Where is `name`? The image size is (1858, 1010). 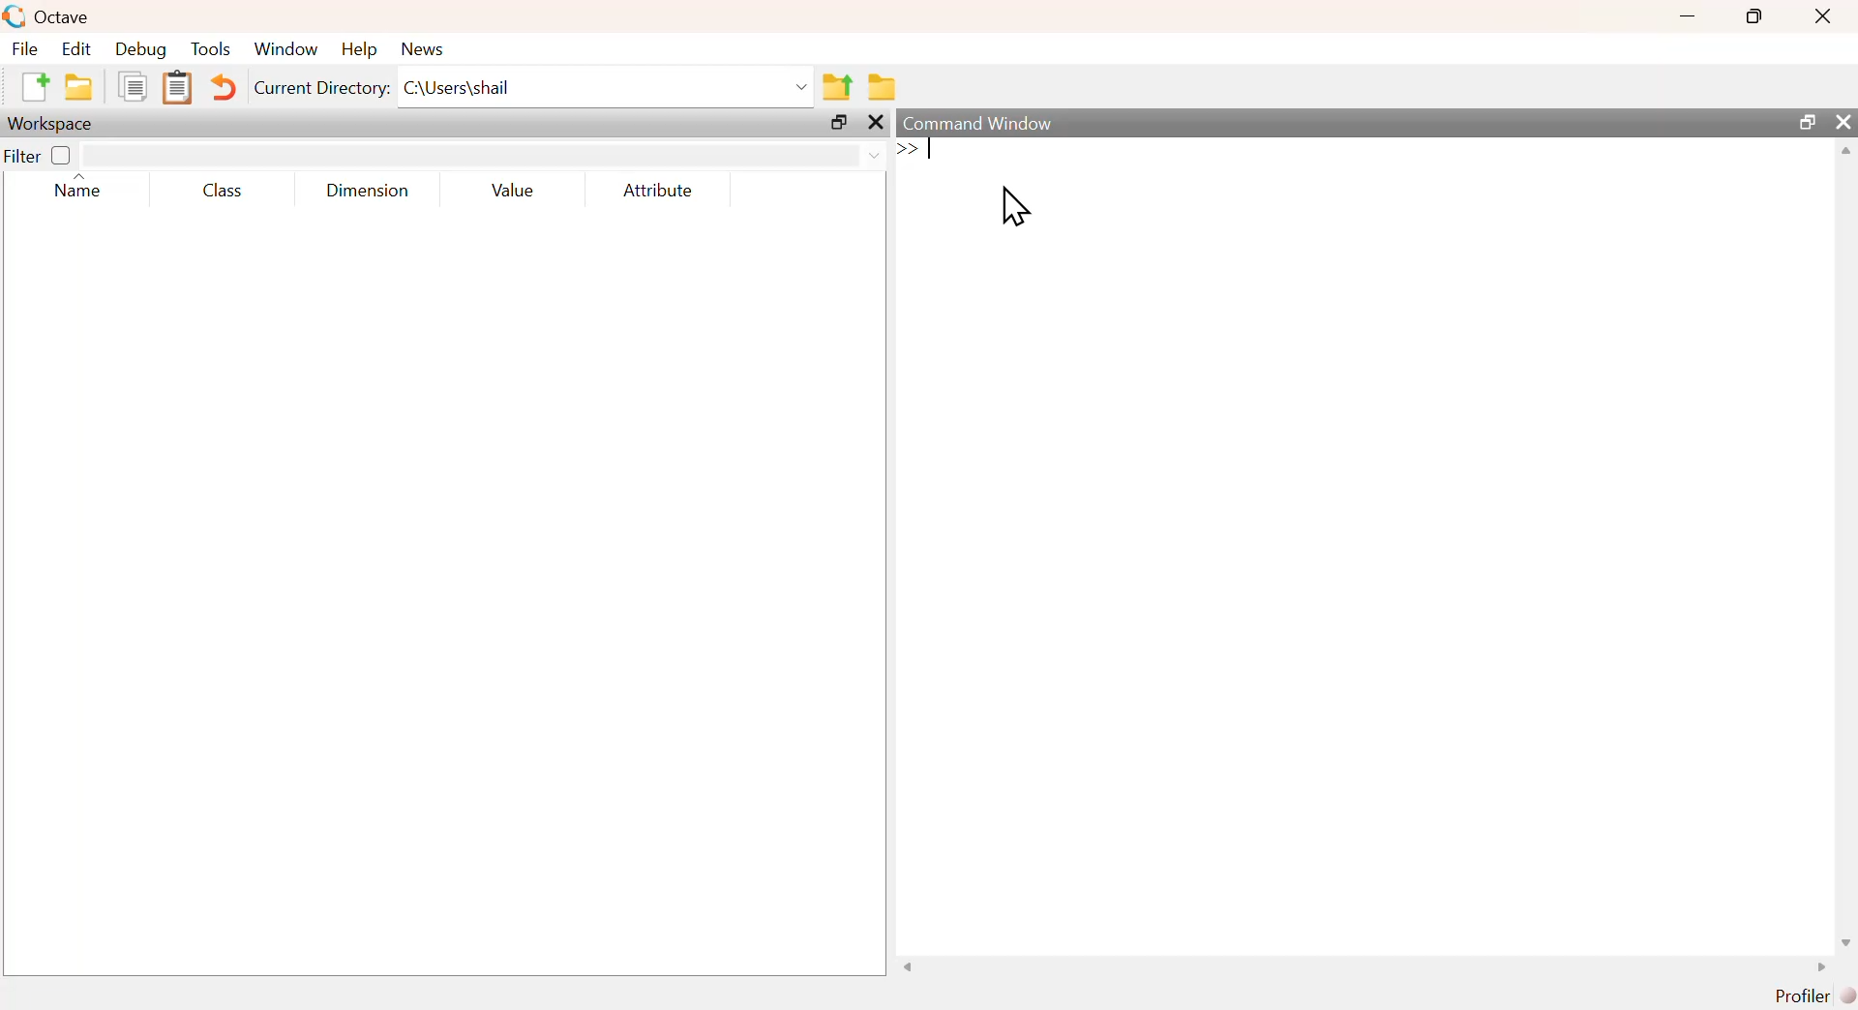 name is located at coordinates (69, 191).